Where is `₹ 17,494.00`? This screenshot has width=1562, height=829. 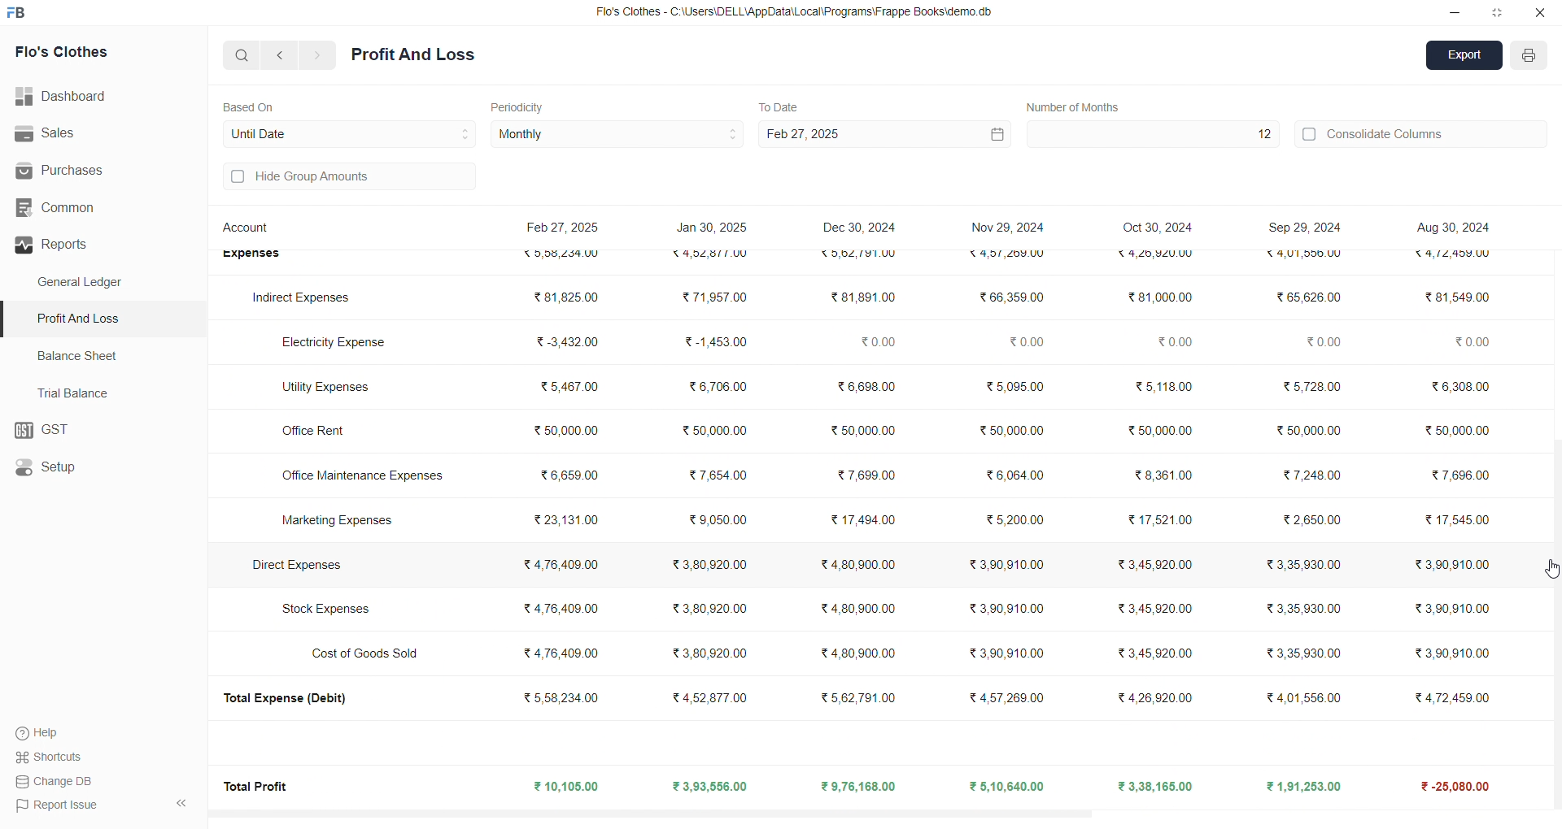 ₹ 17,494.00 is located at coordinates (861, 517).